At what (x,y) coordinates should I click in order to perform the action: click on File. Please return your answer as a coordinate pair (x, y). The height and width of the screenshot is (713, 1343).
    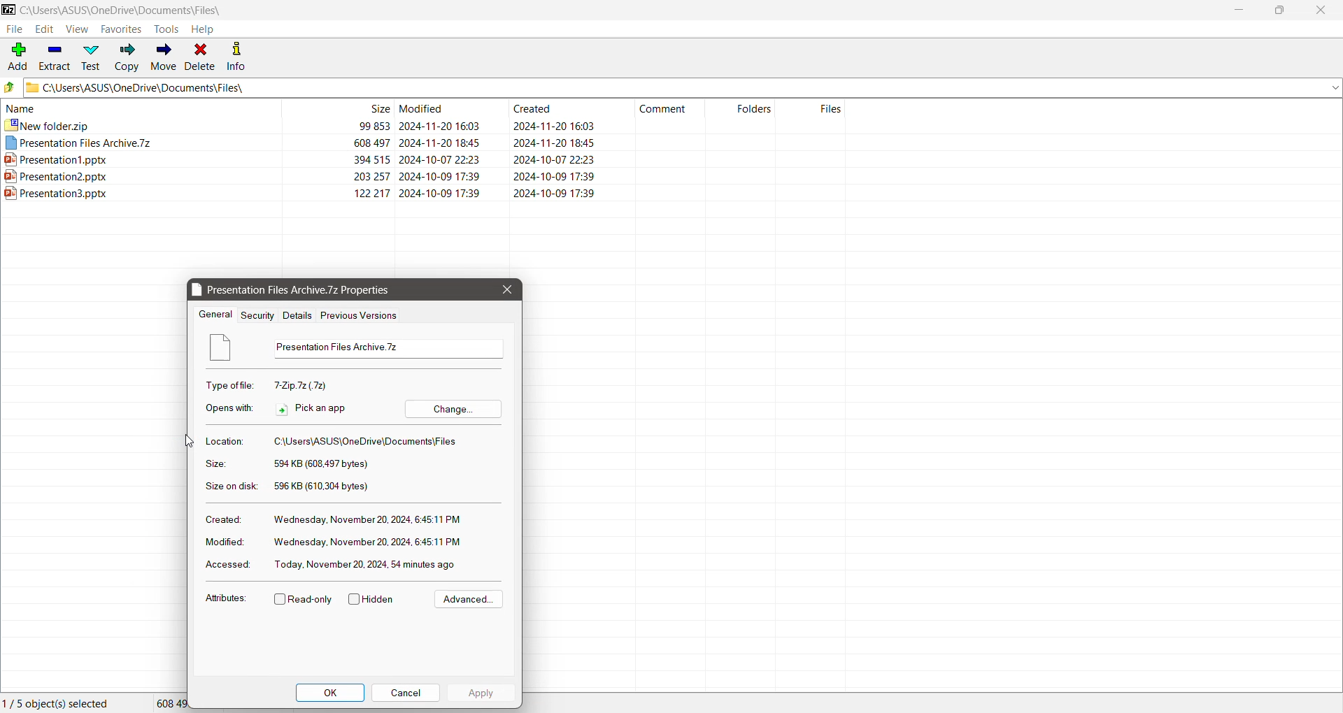
    Looking at the image, I should click on (13, 29).